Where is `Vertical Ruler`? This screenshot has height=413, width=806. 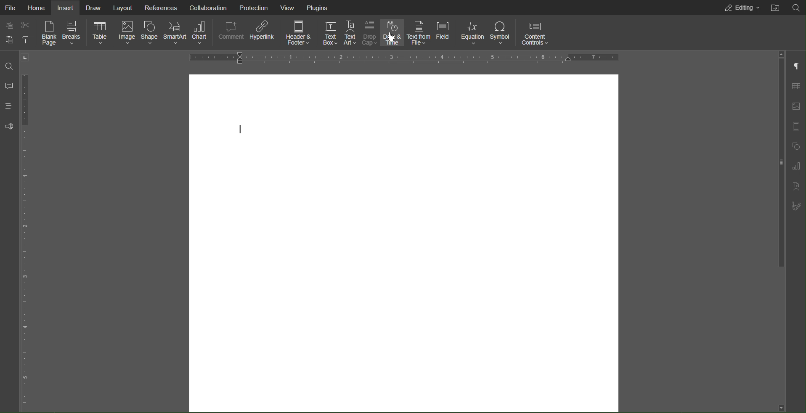
Vertical Ruler is located at coordinates (28, 246).